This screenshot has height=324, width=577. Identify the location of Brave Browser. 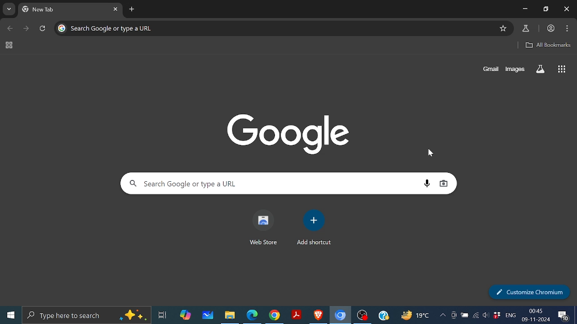
(318, 315).